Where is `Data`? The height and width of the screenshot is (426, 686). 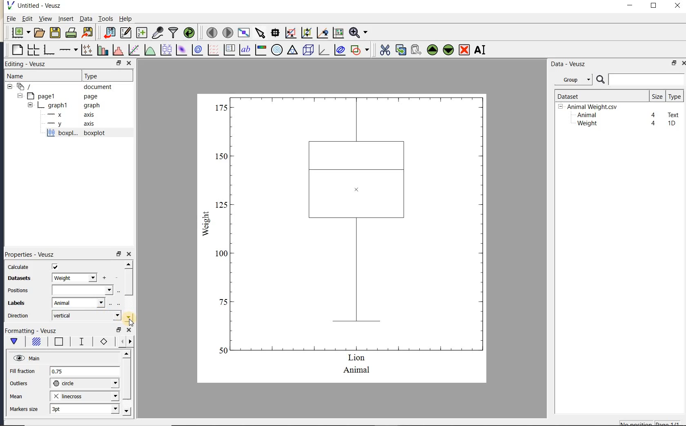
Data is located at coordinates (86, 18).